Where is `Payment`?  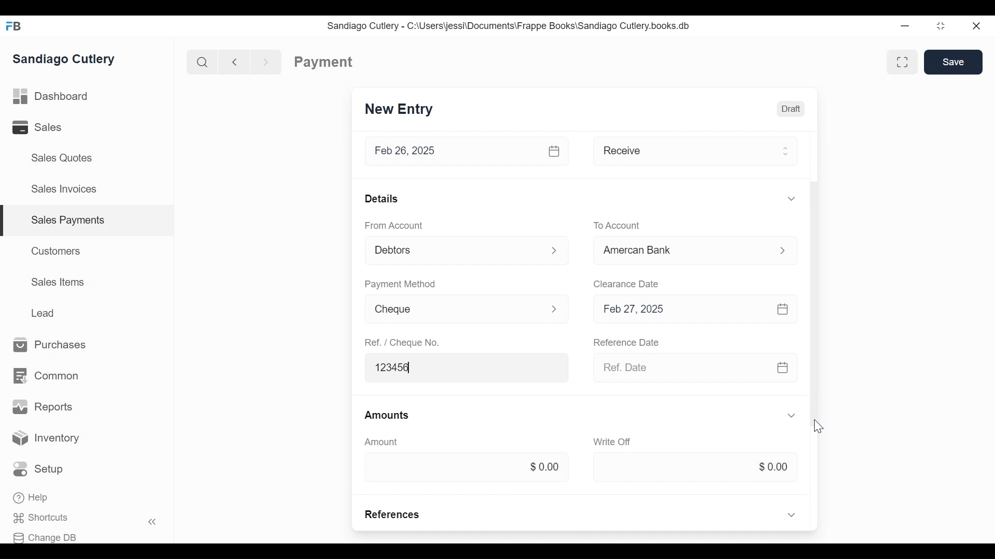
Payment is located at coordinates (324, 62).